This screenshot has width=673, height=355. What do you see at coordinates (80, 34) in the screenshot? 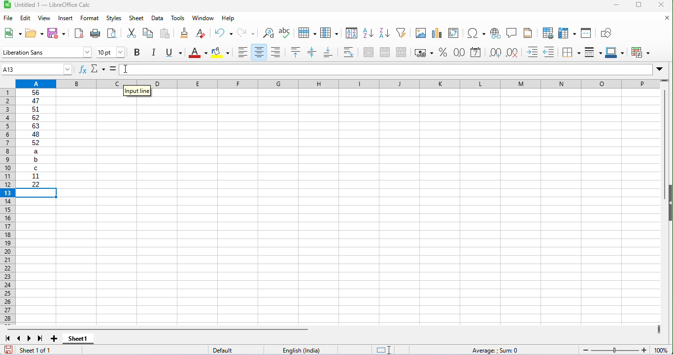
I see `export as pdf` at bounding box center [80, 34].